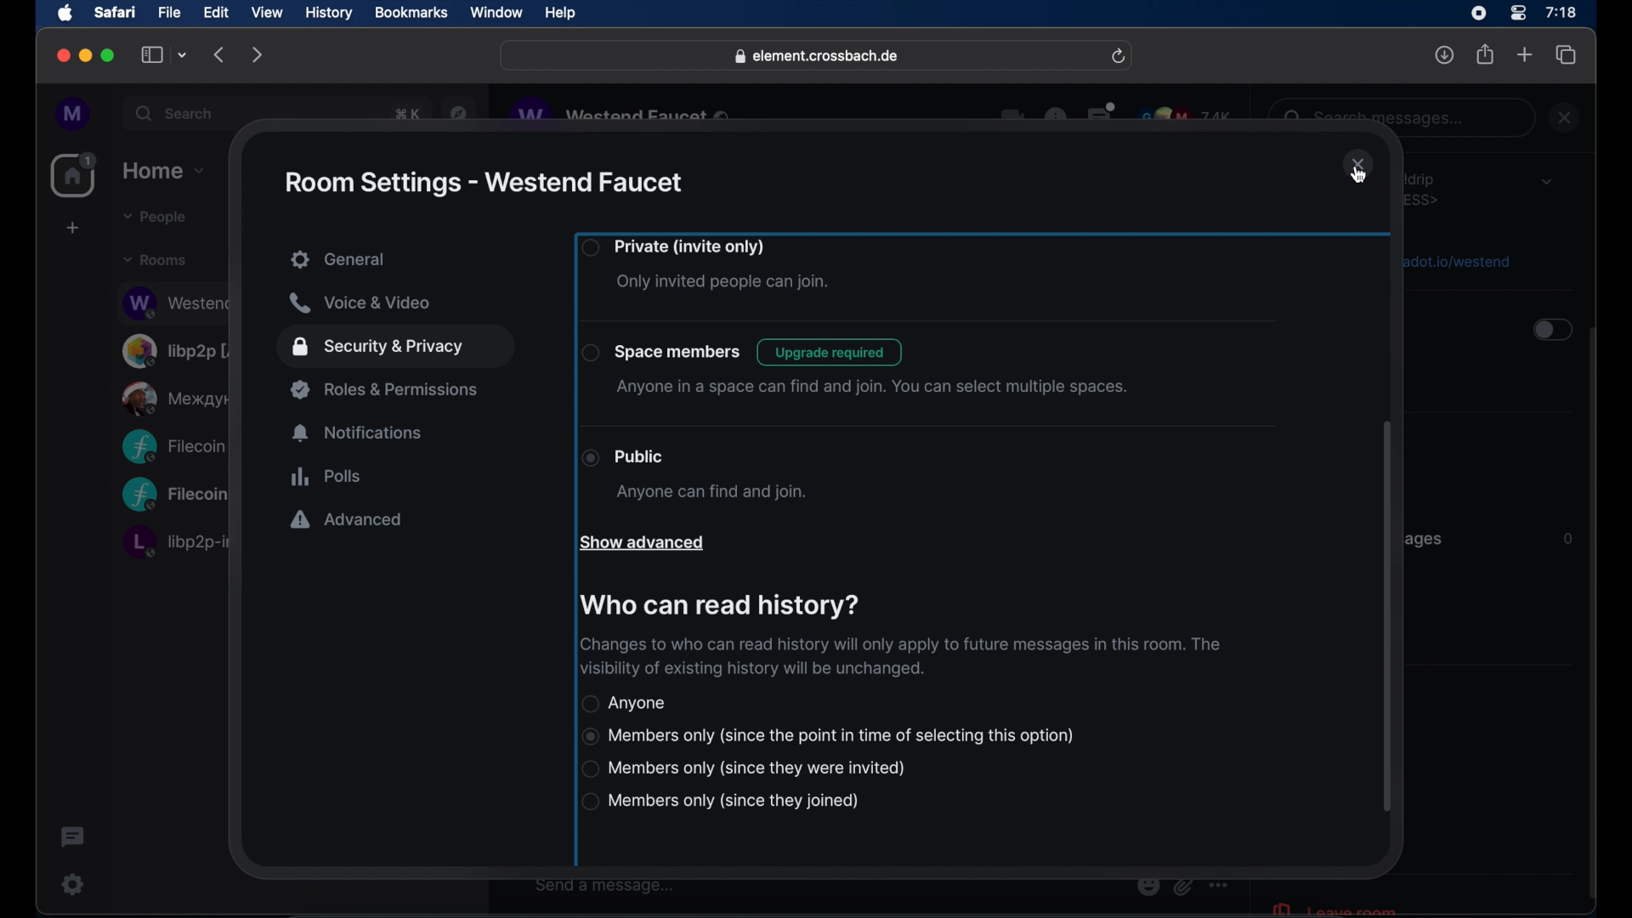  What do you see at coordinates (169, 13) in the screenshot?
I see `file` at bounding box center [169, 13].